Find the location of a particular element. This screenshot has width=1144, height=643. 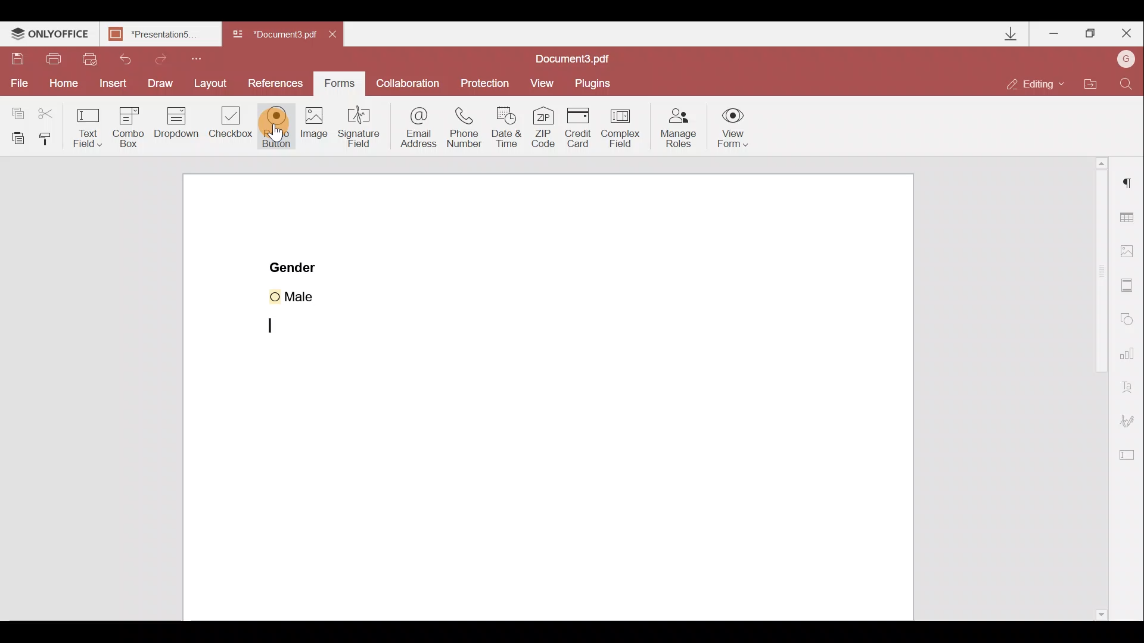

Redo is located at coordinates (172, 59).